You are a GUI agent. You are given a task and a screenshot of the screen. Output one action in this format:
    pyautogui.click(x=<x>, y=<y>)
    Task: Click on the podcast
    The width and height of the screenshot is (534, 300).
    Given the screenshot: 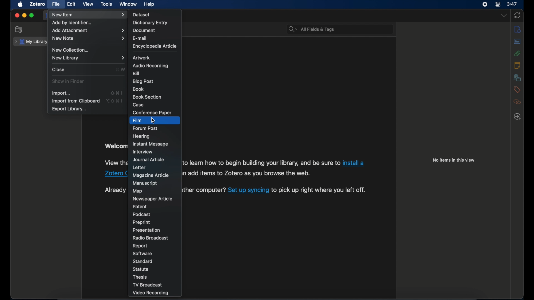 What is the action you would take?
    pyautogui.click(x=142, y=214)
    